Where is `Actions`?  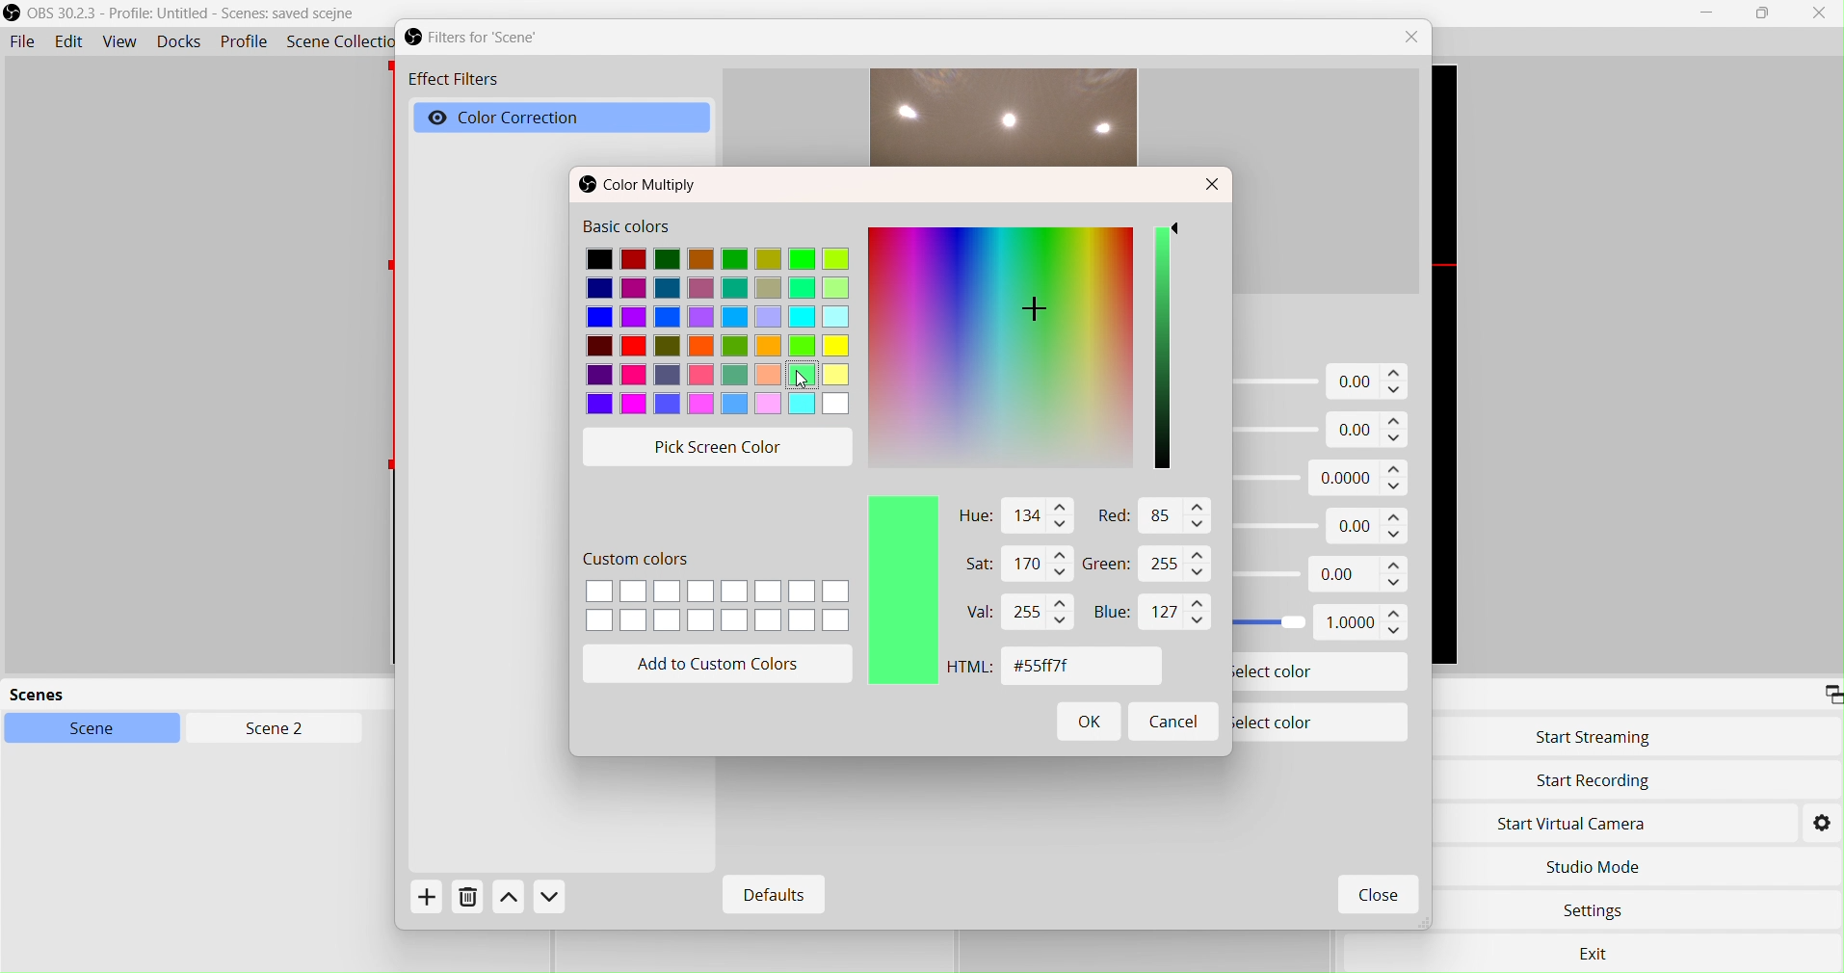 Actions is located at coordinates (530, 899).